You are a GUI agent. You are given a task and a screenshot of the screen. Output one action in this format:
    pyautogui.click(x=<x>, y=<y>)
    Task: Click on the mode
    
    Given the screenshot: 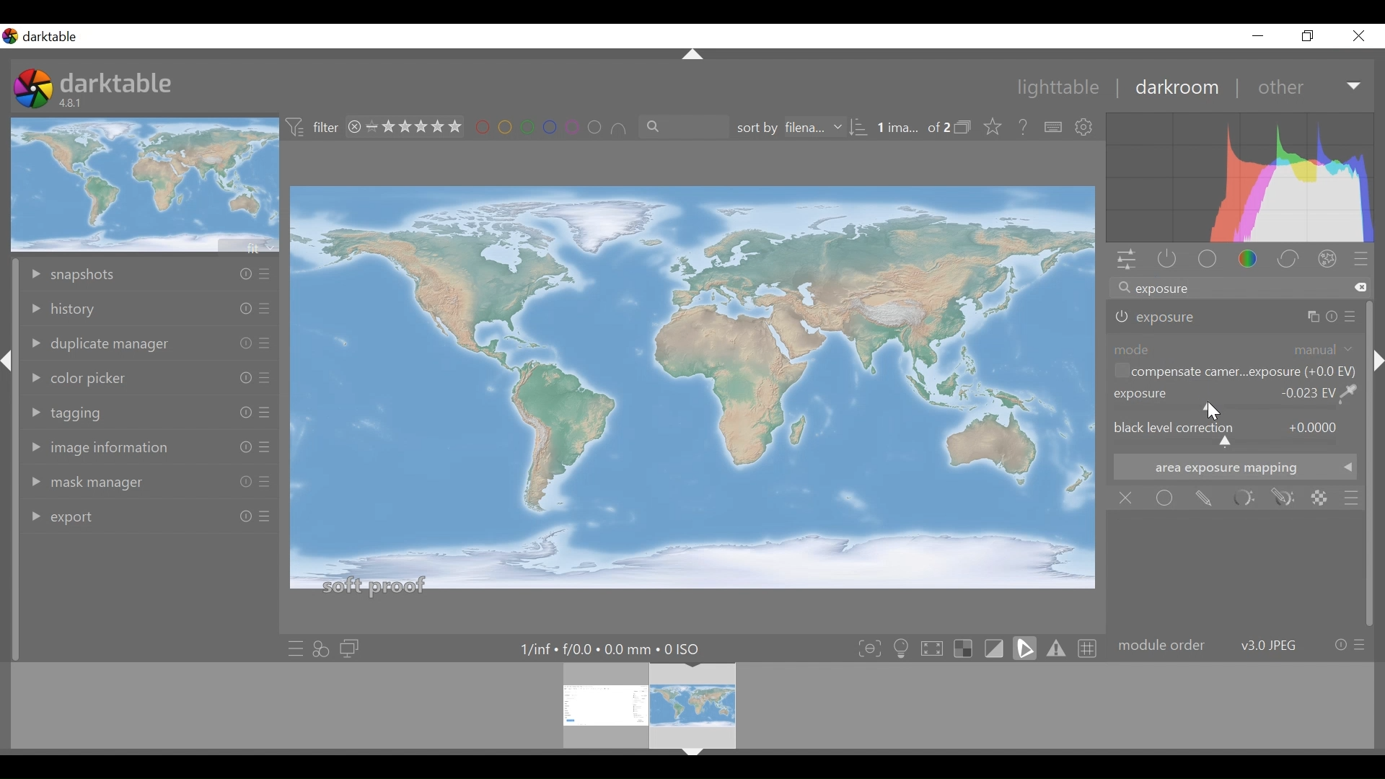 What is the action you would take?
    pyautogui.click(x=1235, y=348)
    